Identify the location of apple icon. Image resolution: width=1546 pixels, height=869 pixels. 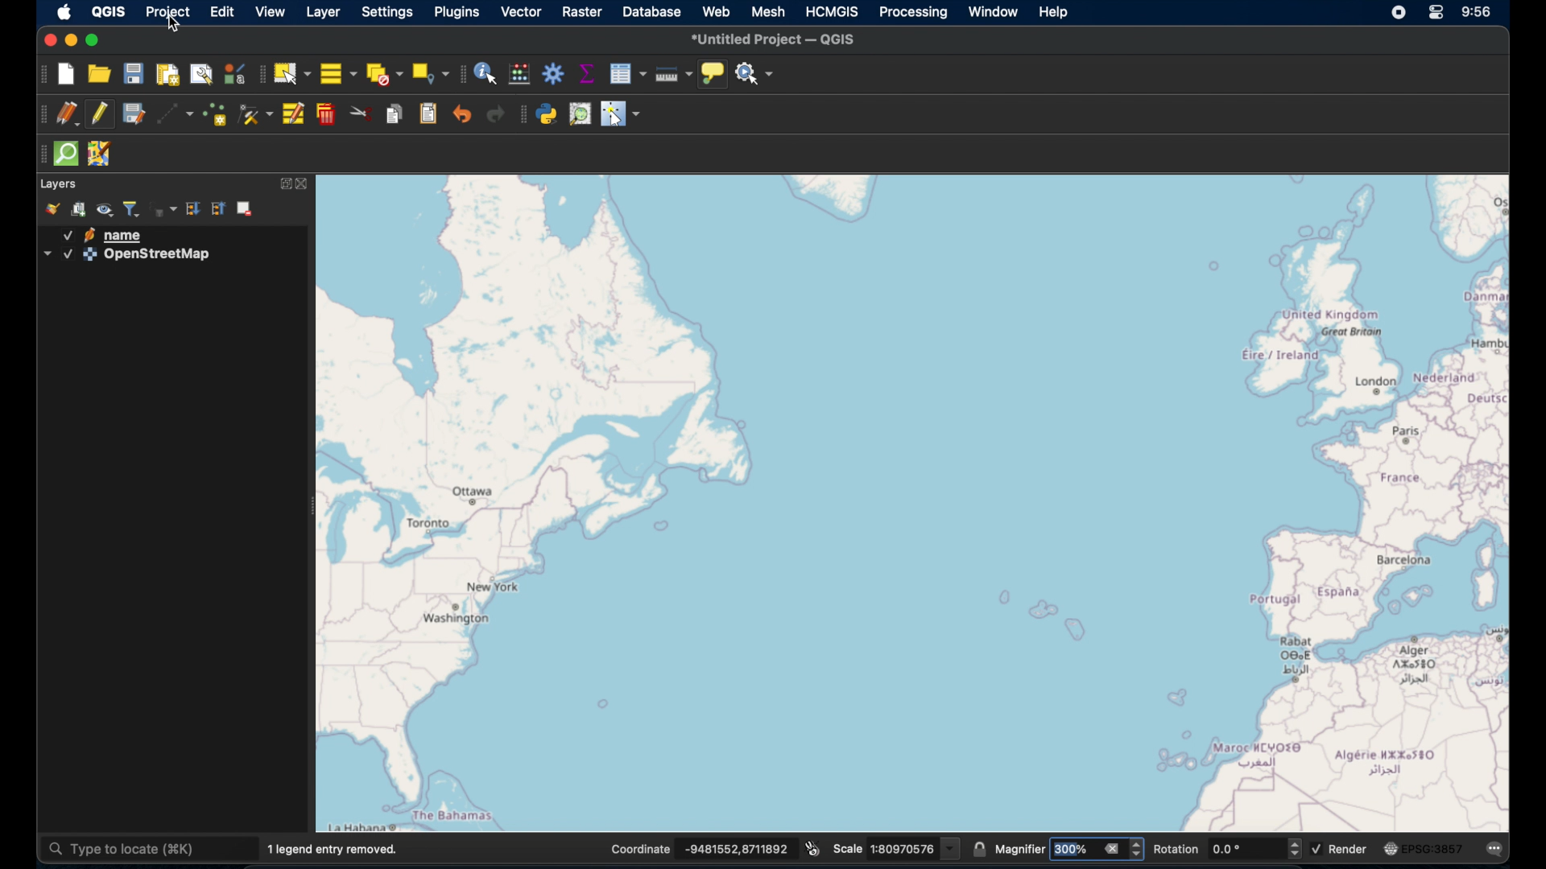
(64, 13).